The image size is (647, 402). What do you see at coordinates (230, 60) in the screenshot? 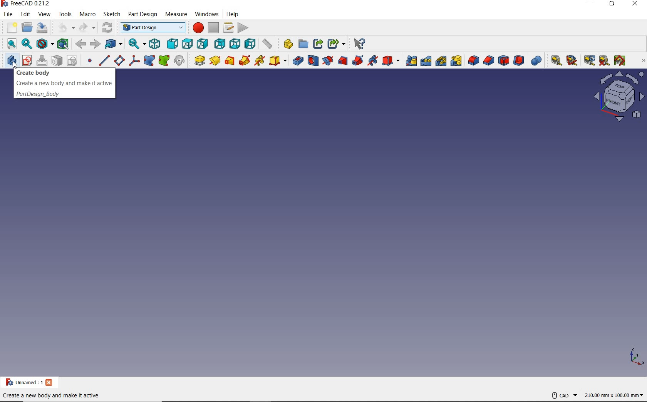
I see `ADDITIVE LOFT` at bounding box center [230, 60].